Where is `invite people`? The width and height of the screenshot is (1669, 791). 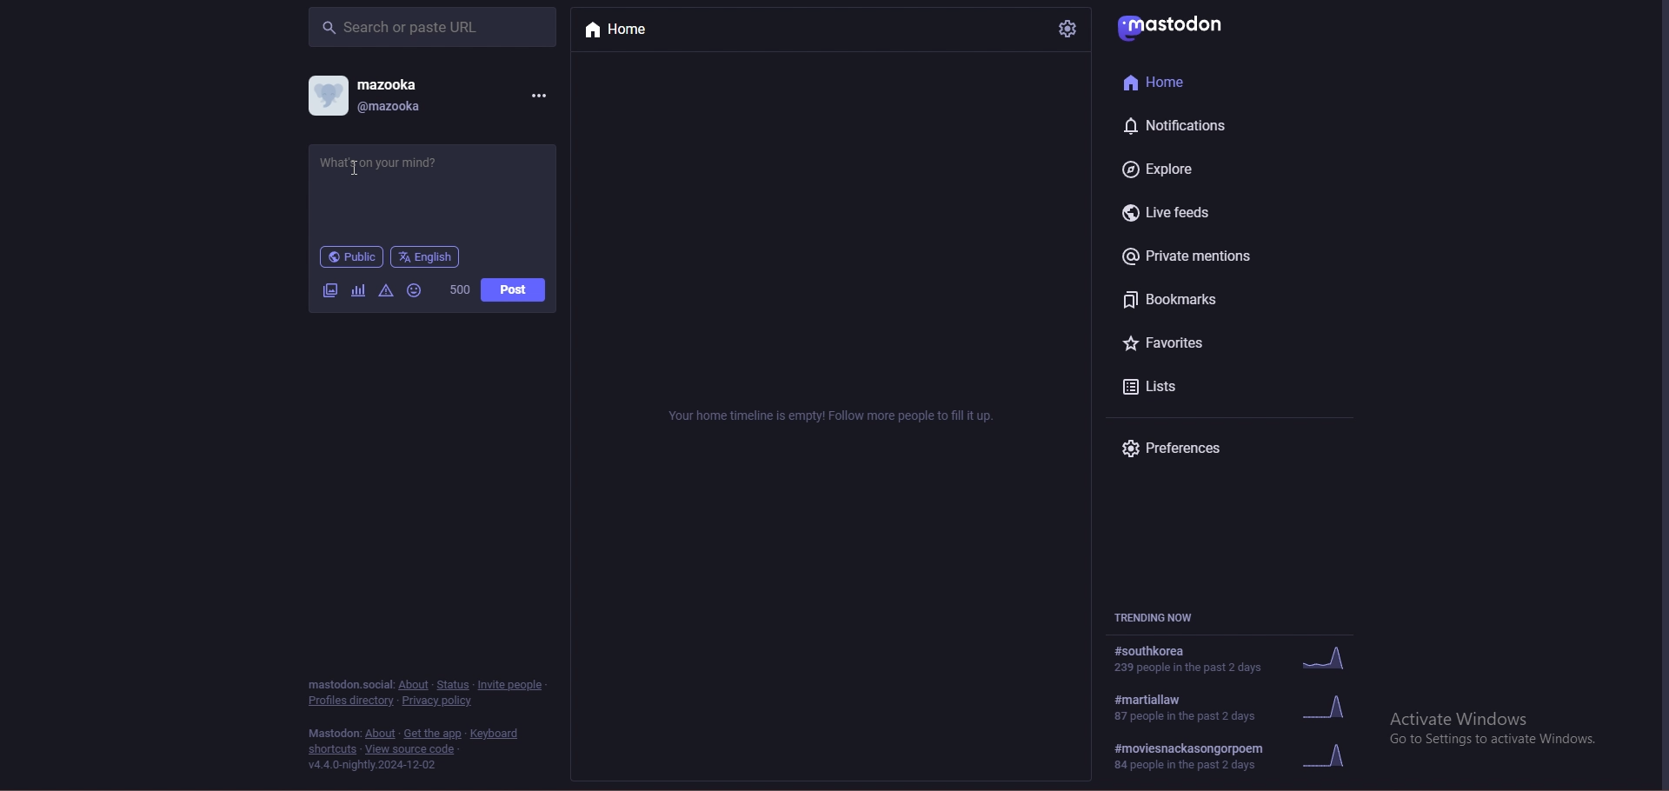 invite people is located at coordinates (512, 684).